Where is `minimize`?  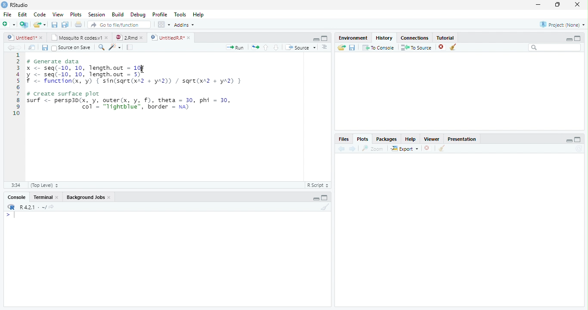 minimize is located at coordinates (569, 141).